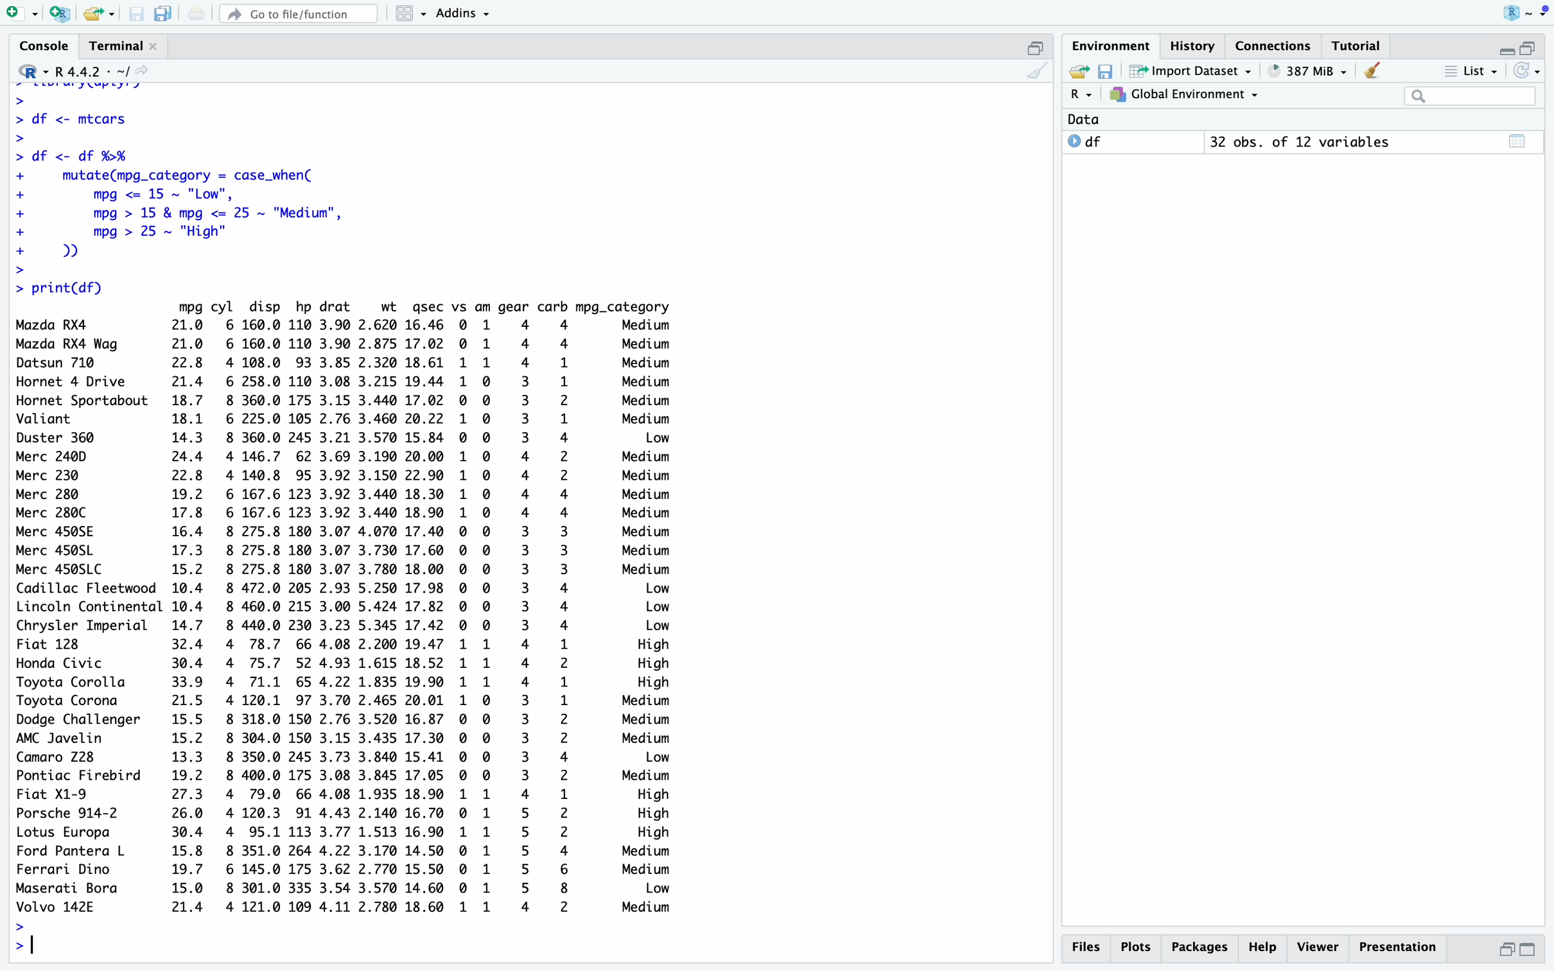 This screenshot has width=1554, height=971. I want to click on switch to full view, so click(1528, 951).